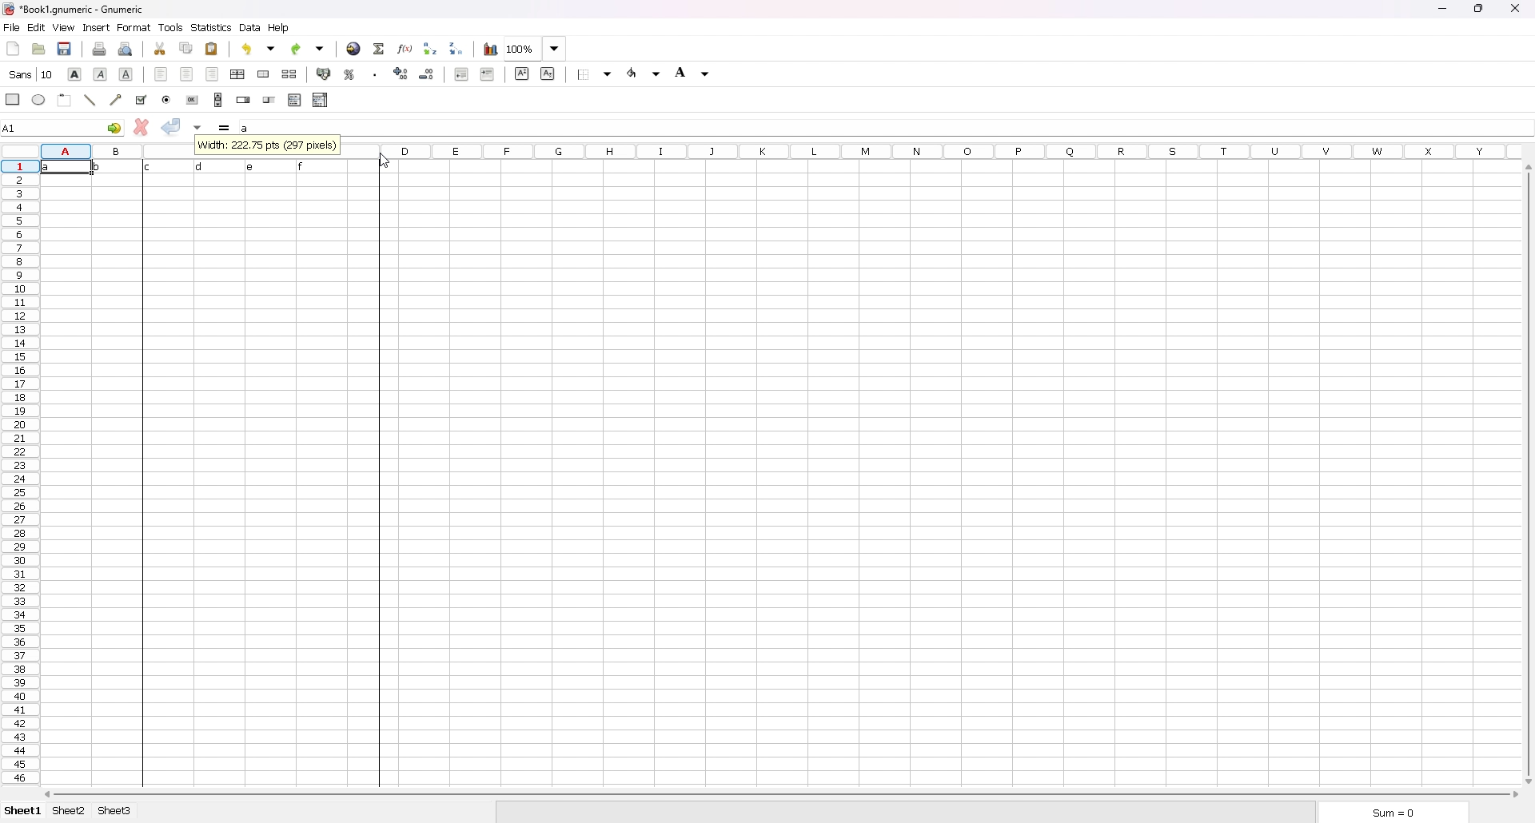  What do you see at coordinates (291, 74) in the screenshot?
I see `split merged cells` at bounding box center [291, 74].